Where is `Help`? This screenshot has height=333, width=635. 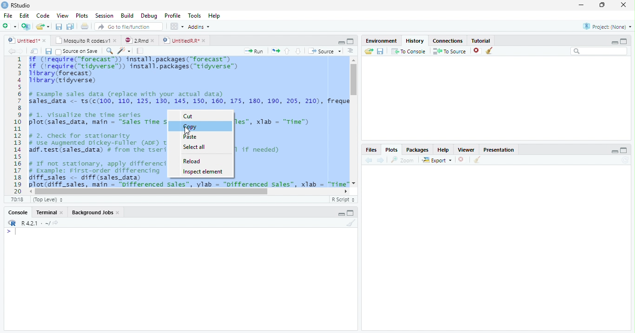
Help is located at coordinates (444, 150).